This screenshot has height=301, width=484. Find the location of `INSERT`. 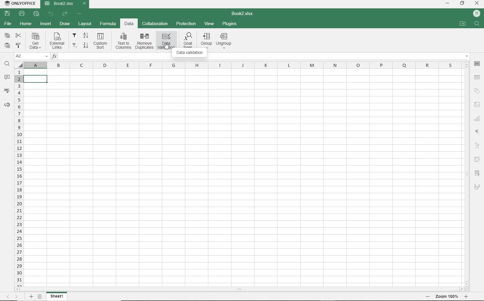

INSERT is located at coordinates (46, 23).